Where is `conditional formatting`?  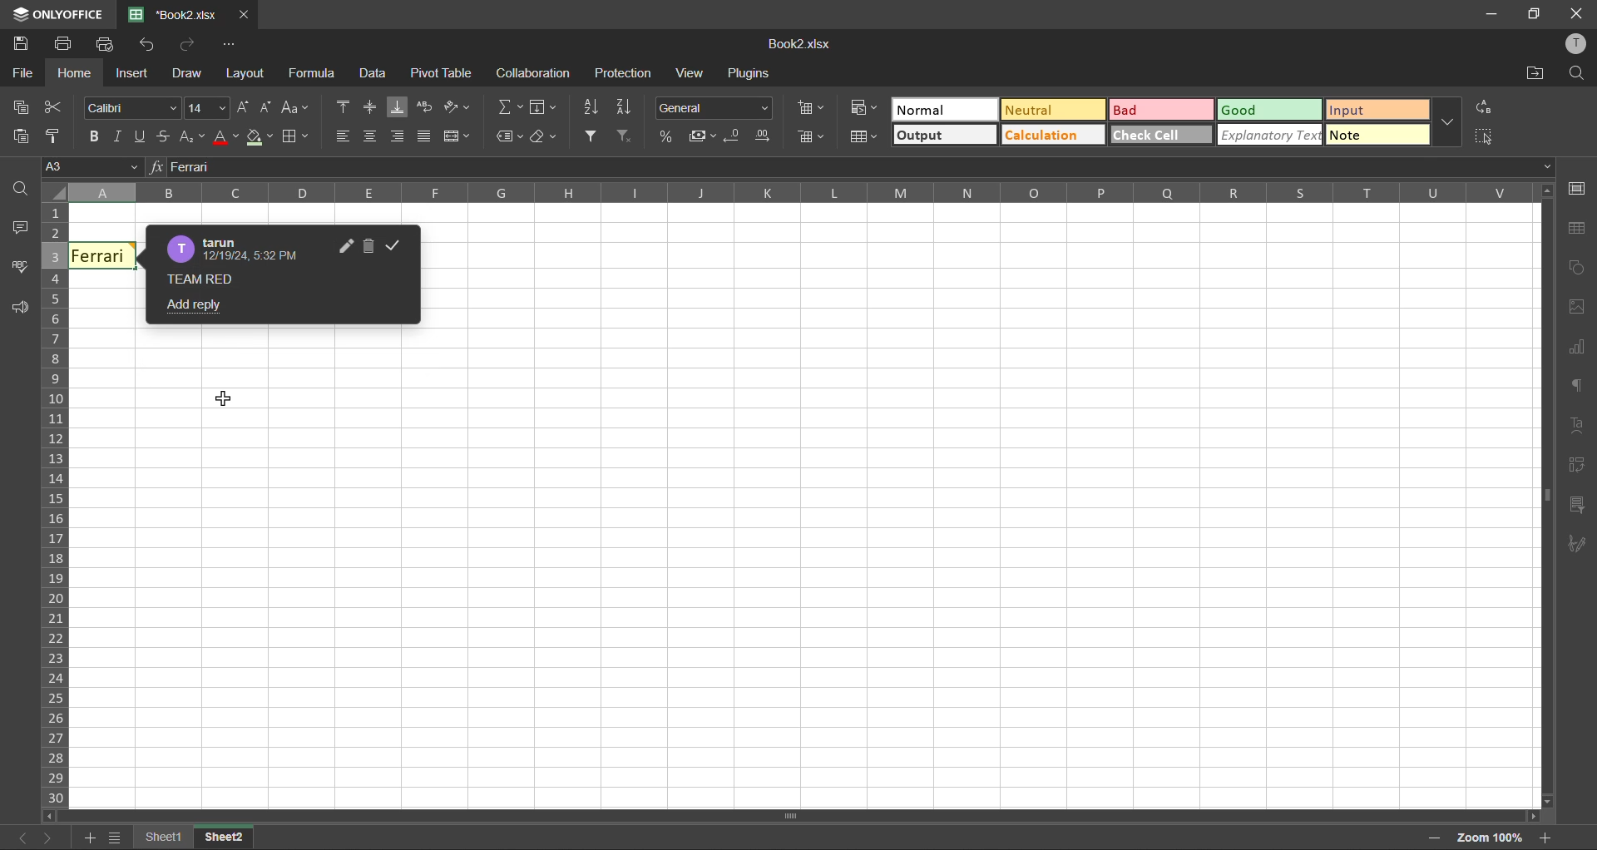
conditional formatting is located at coordinates (863, 106).